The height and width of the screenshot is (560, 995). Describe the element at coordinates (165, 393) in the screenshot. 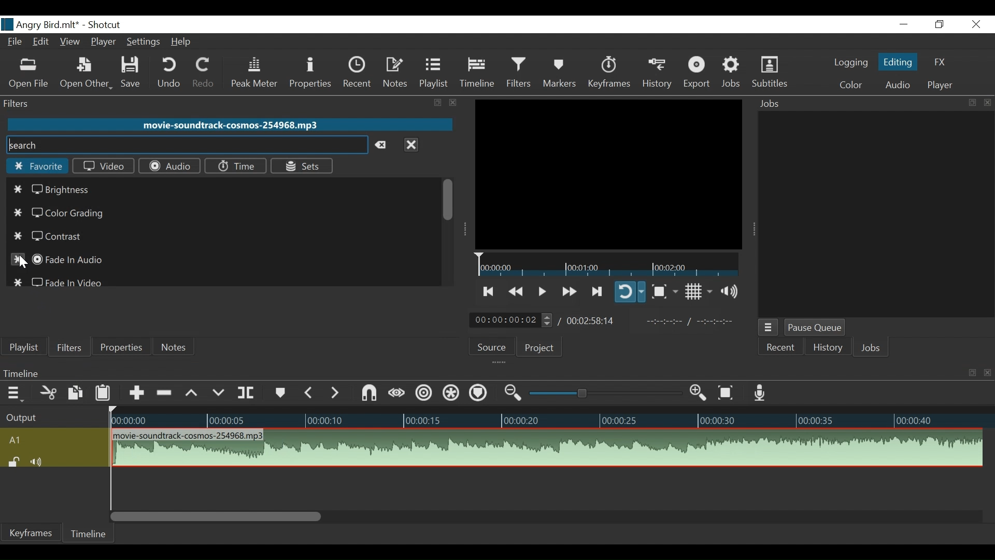

I see `Ripple Delete` at that location.